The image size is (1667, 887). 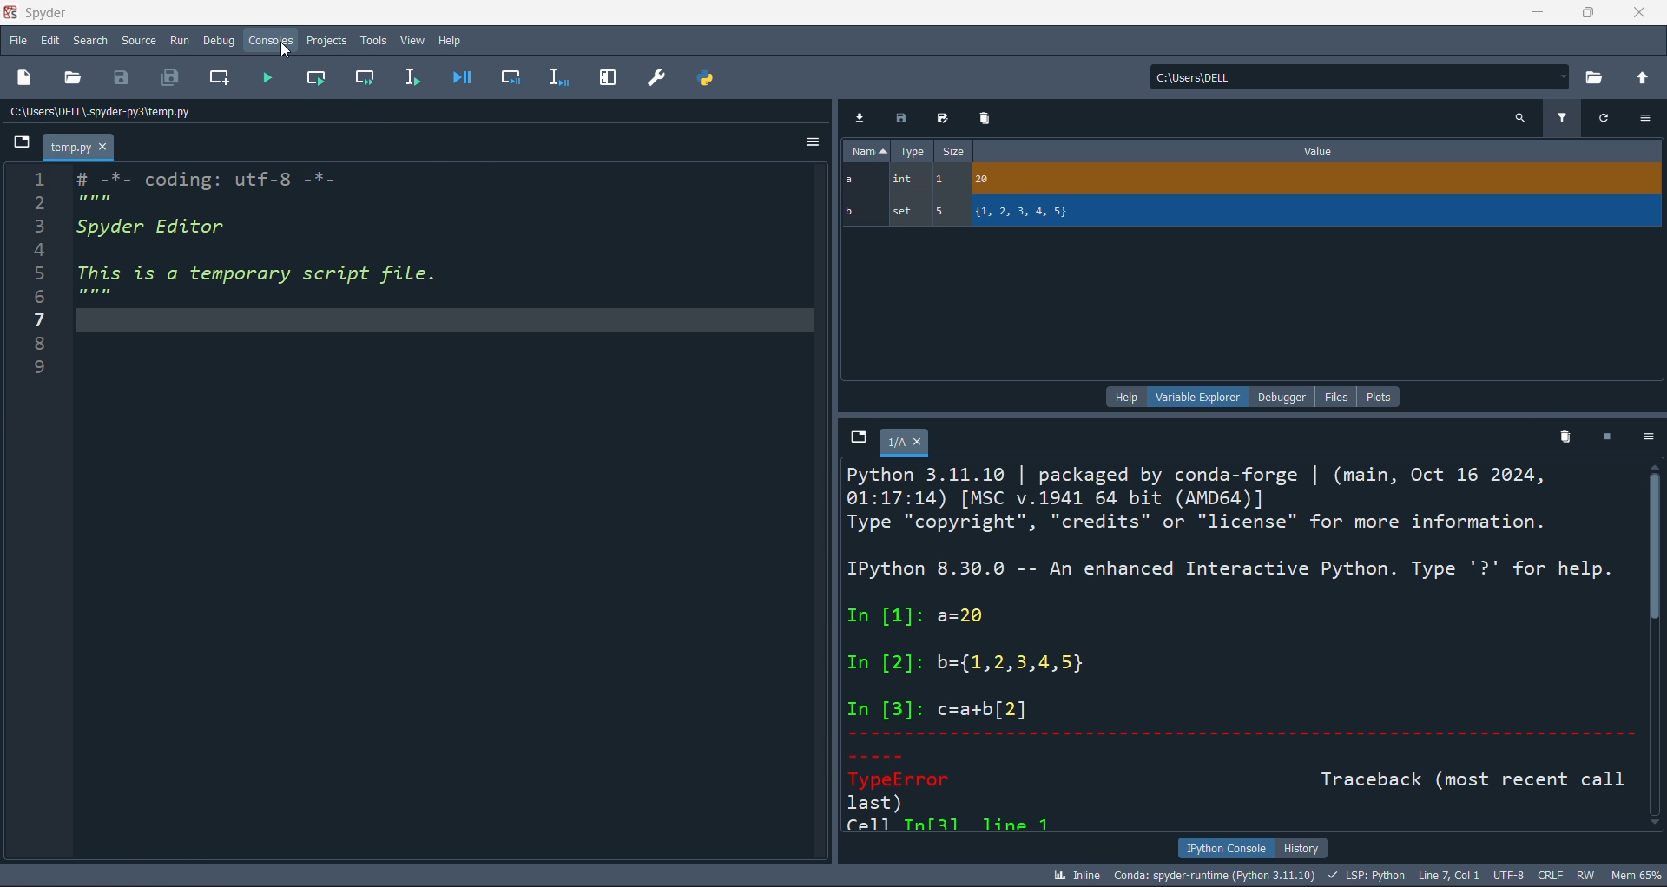 I want to click on stop kernel, so click(x=1608, y=440).